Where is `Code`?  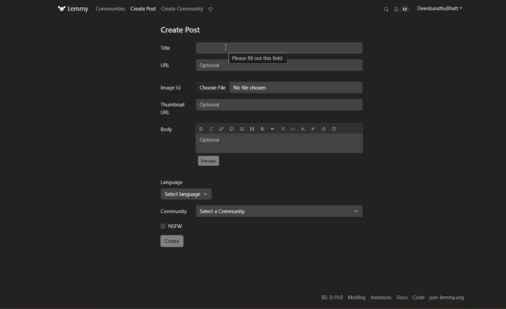
Code is located at coordinates (419, 297).